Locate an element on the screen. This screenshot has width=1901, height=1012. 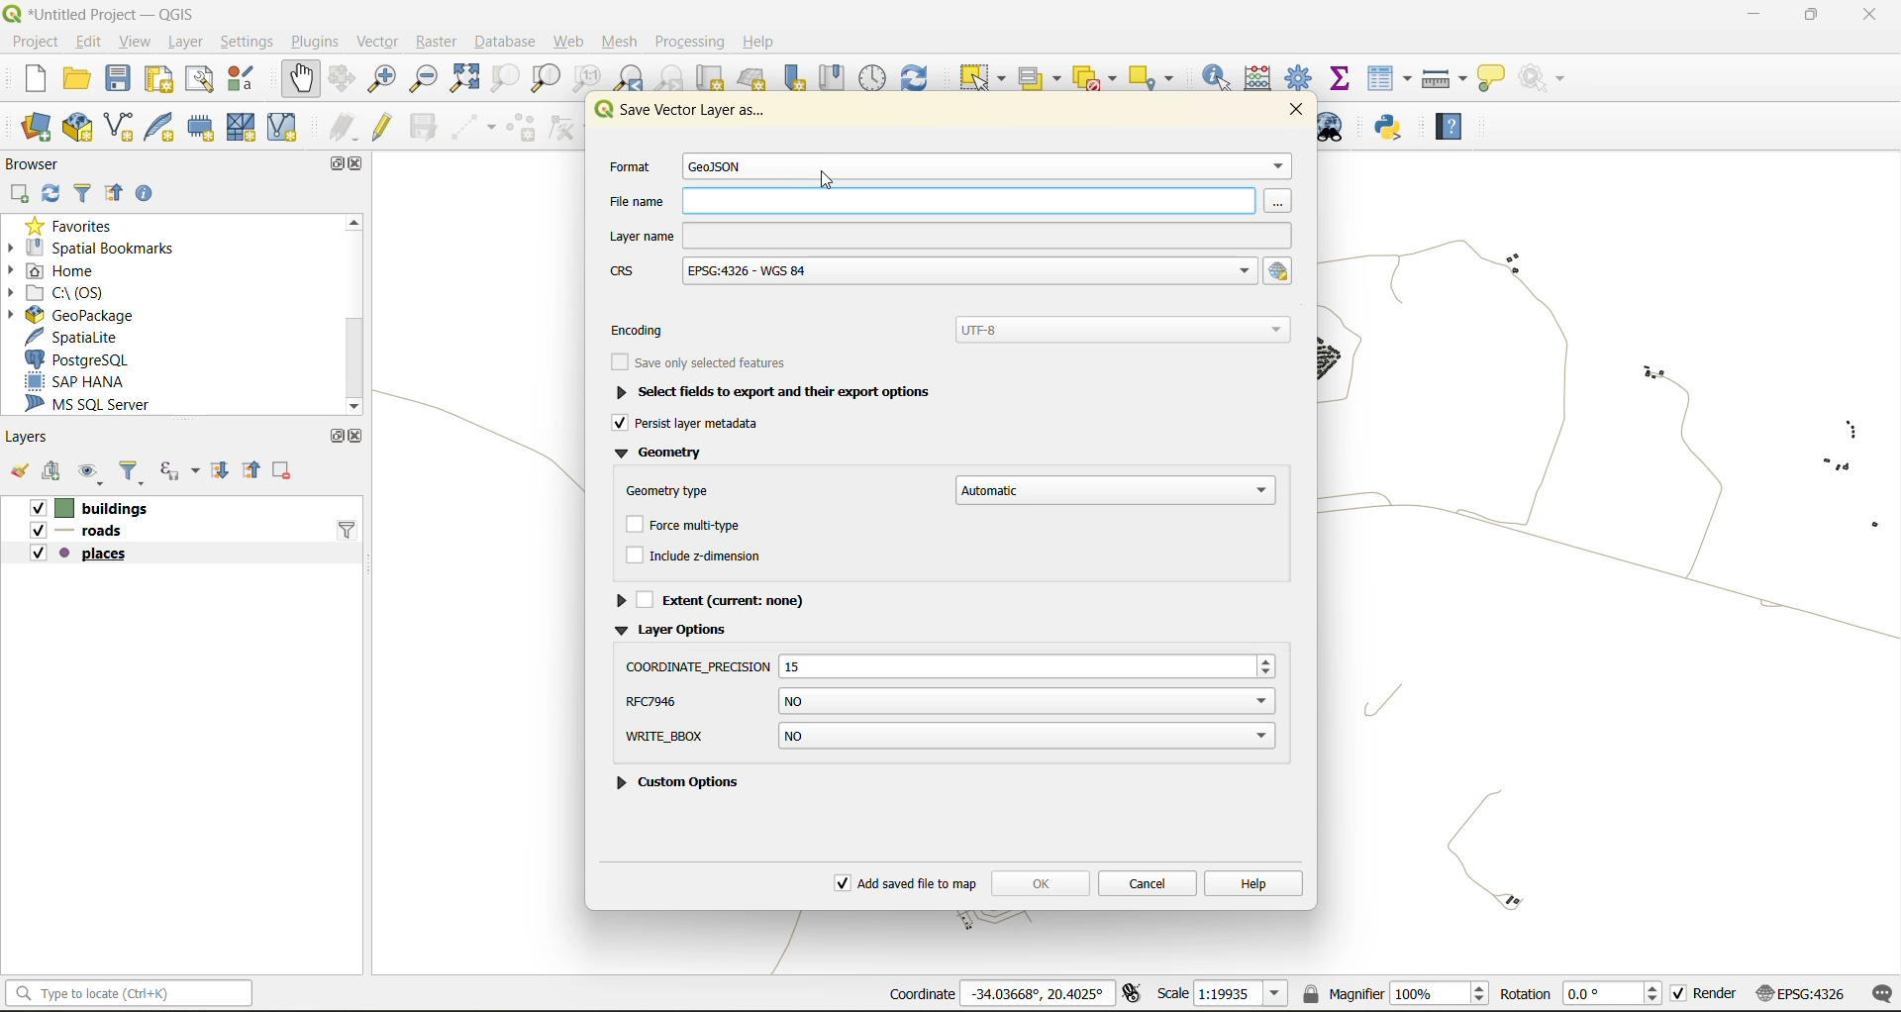
new mesh is located at coordinates (240, 127).